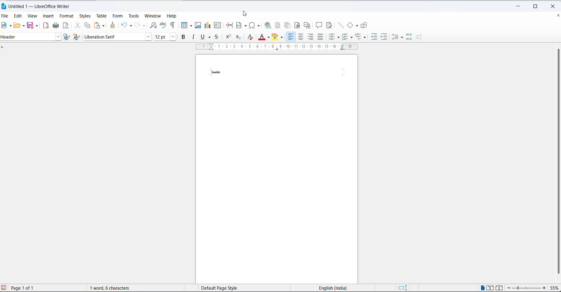 Image resolution: width=561 pixels, height=292 pixels. What do you see at coordinates (320, 37) in the screenshot?
I see `justified` at bounding box center [320, 37].